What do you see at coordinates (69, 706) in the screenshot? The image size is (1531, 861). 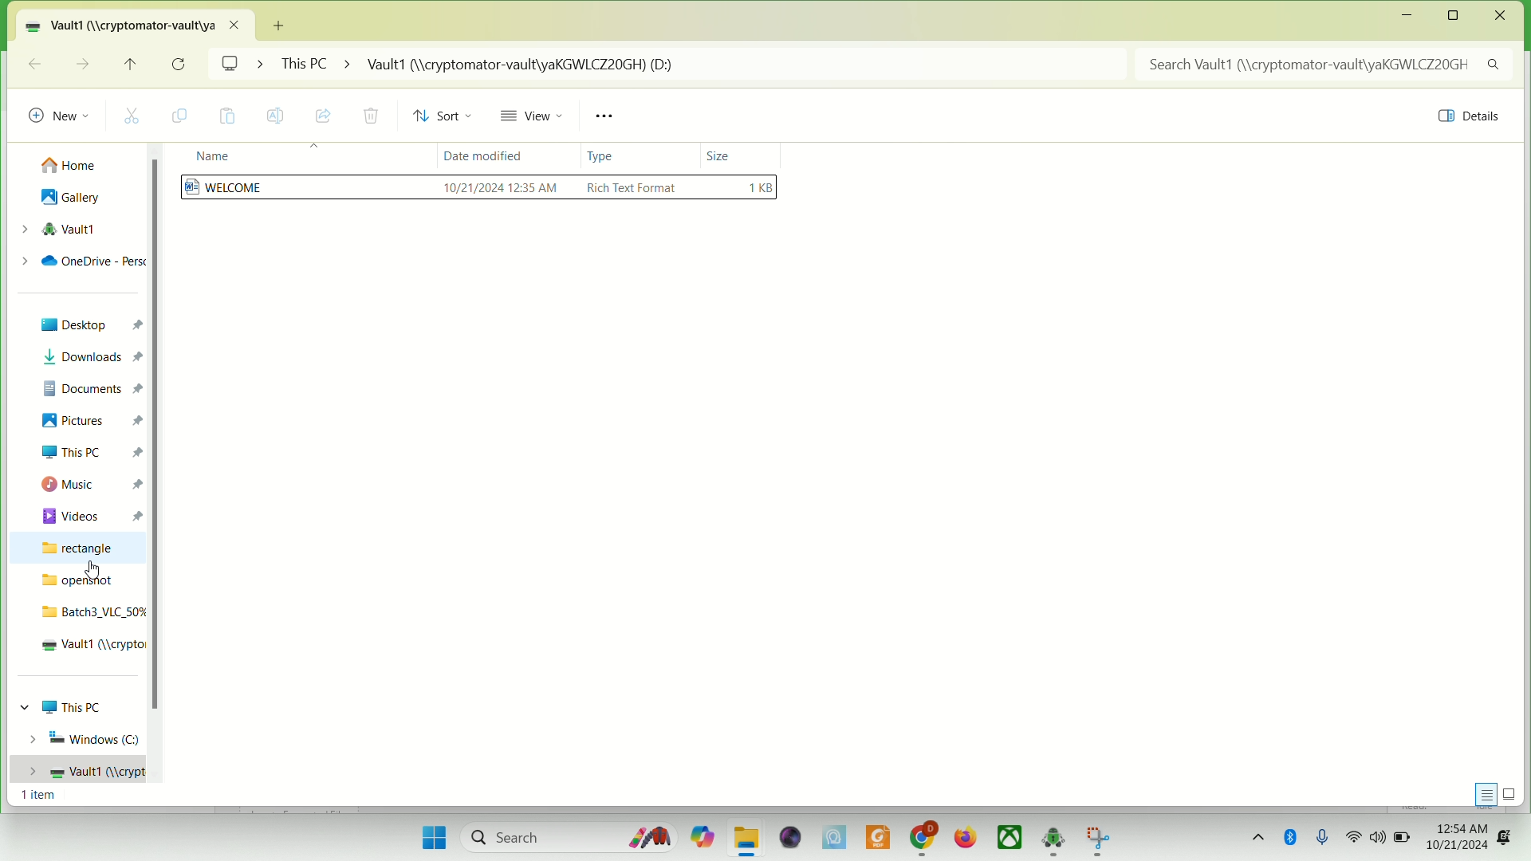 I see `This PC` at bounding box center [69, 706].